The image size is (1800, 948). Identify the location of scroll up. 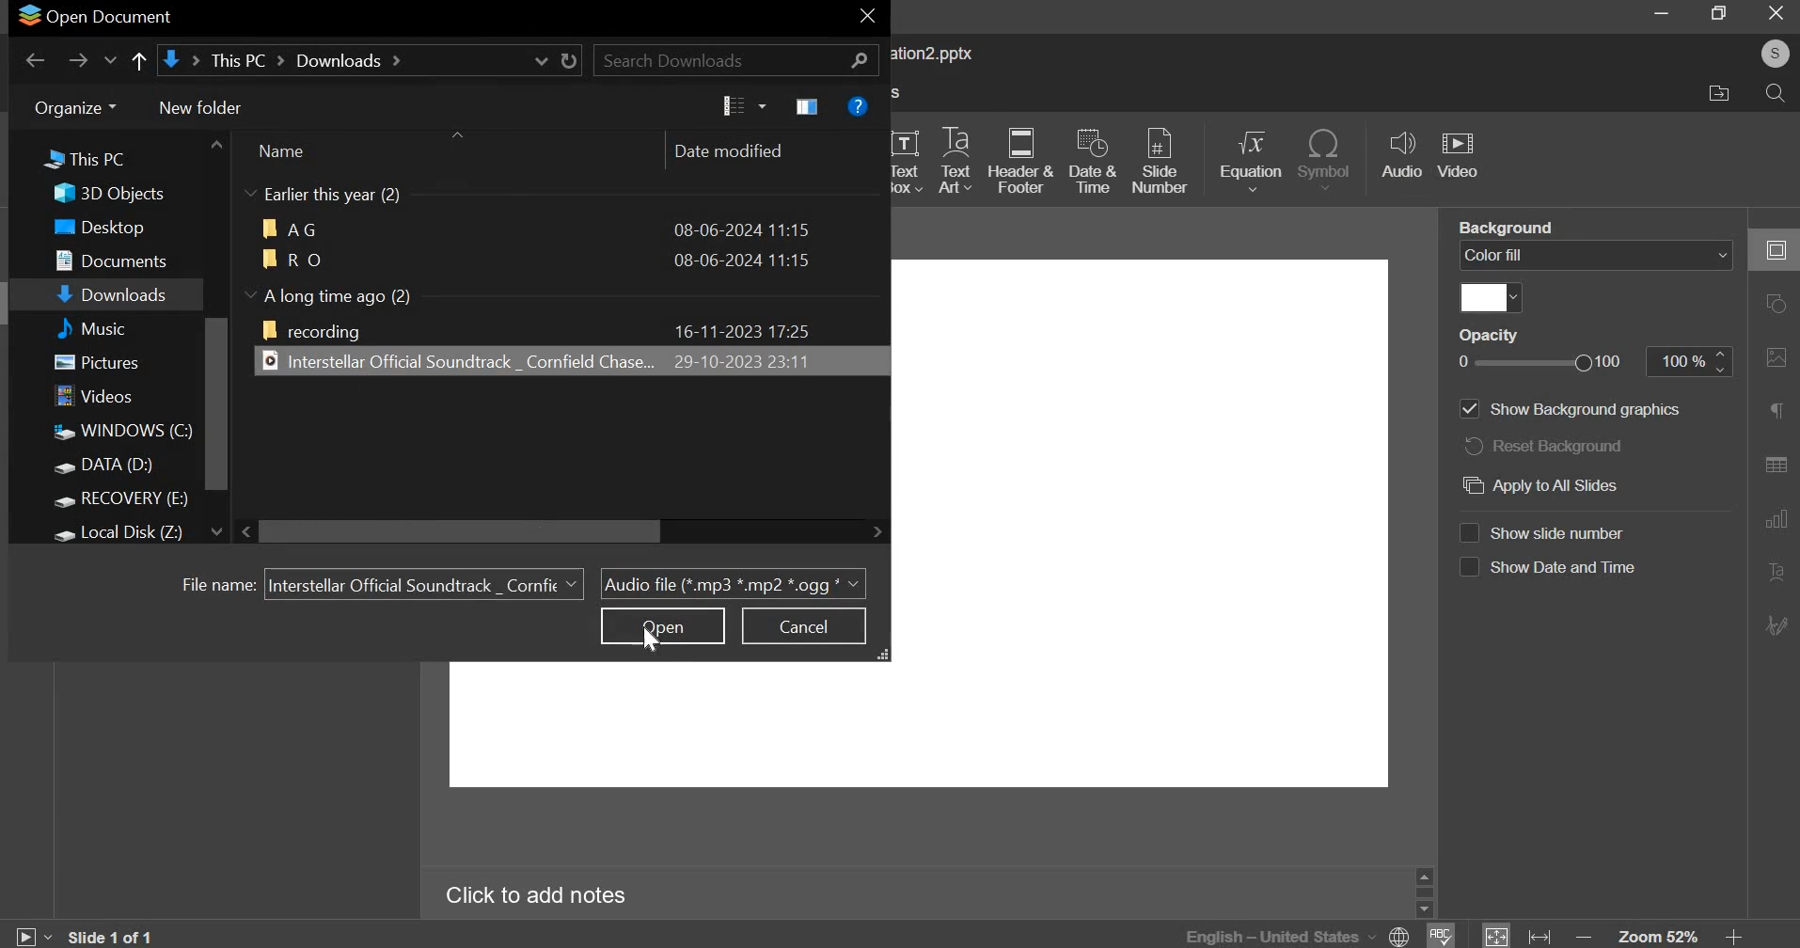
(1424, 877).